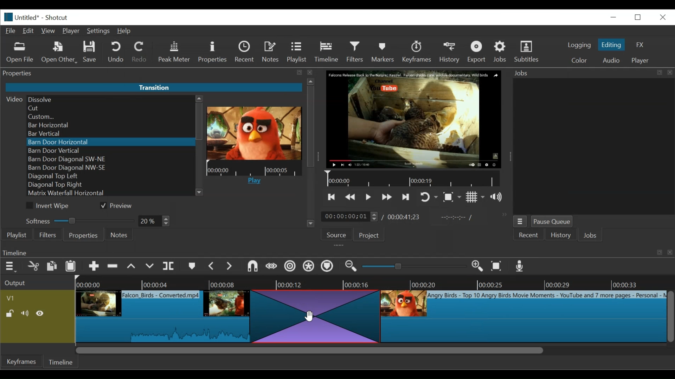  What do you see at coordinates (125, 31) in the screenshot?
I see `Help` at bounding box center [125, 31].